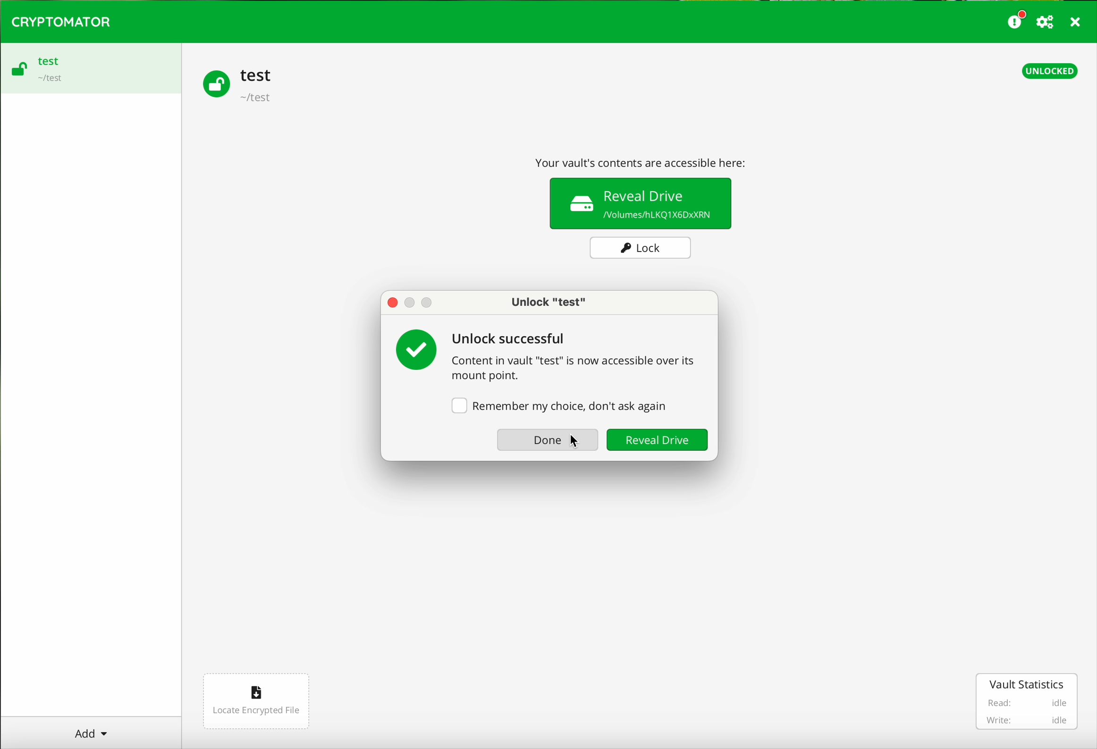 This screenshot has width=1097, height=749. I want to click on close, so click(1076, 24).